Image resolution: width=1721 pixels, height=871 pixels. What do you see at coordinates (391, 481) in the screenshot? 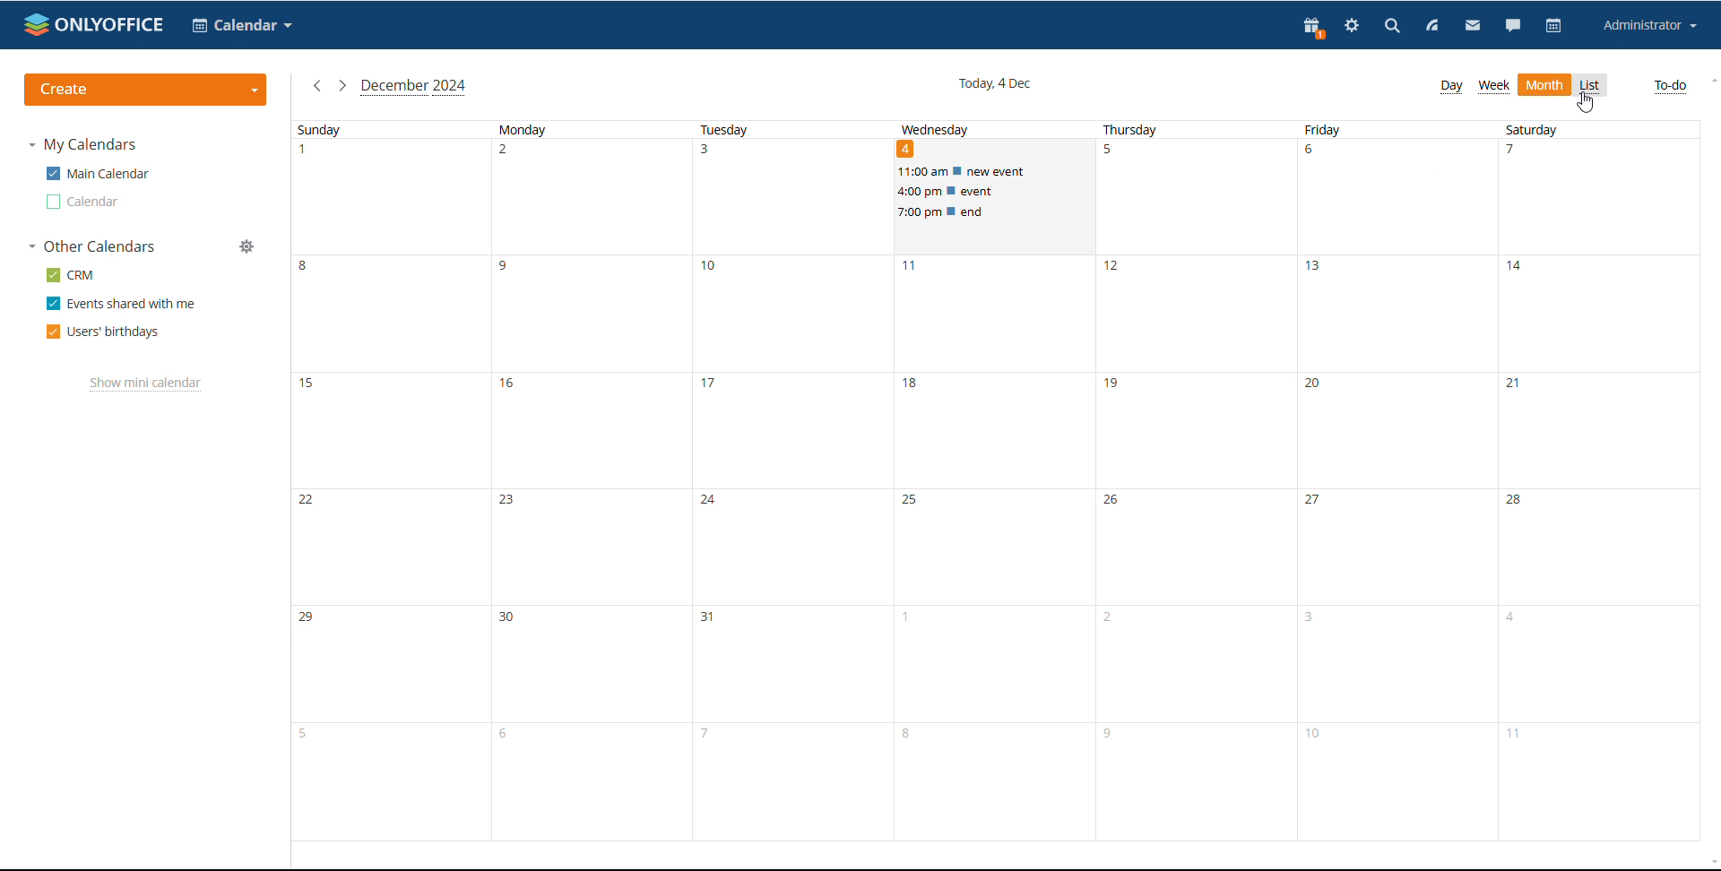
I see `sunday` at bounding box center [391, 481].